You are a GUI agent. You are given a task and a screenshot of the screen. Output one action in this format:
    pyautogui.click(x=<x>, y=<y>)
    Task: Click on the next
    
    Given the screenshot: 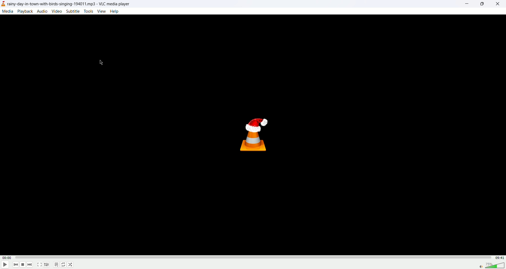 What is the action you would take?
    pyautogui.click(x=31, y=265)
    